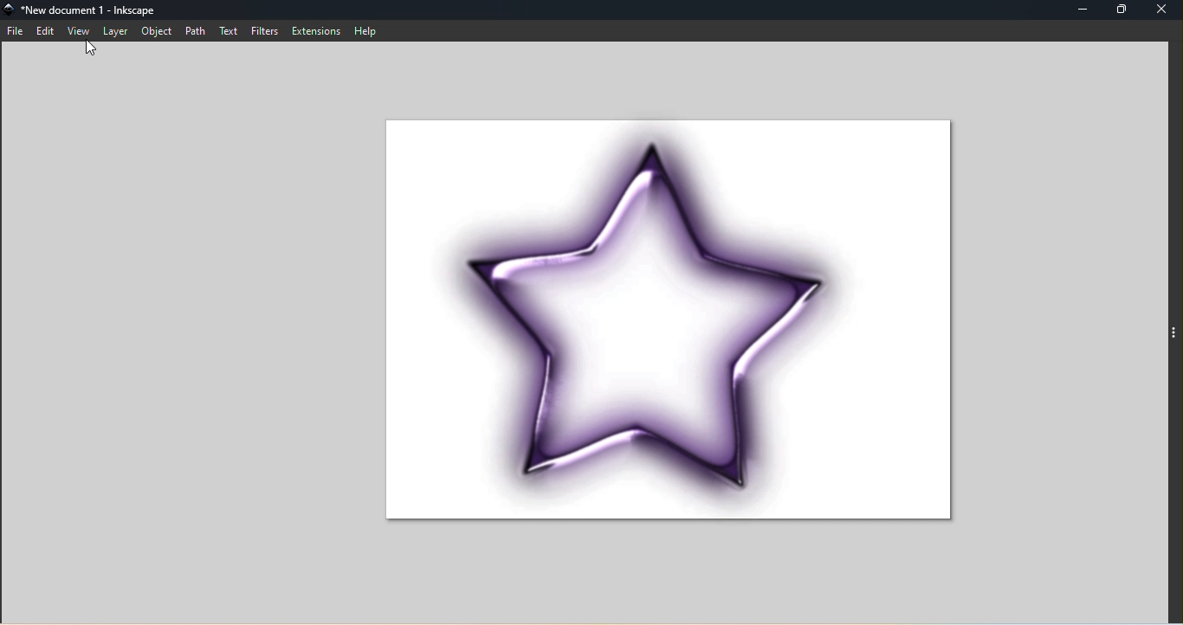 This screenshot has width=1183, height=625. I want to click on Object, so click(156, 30).